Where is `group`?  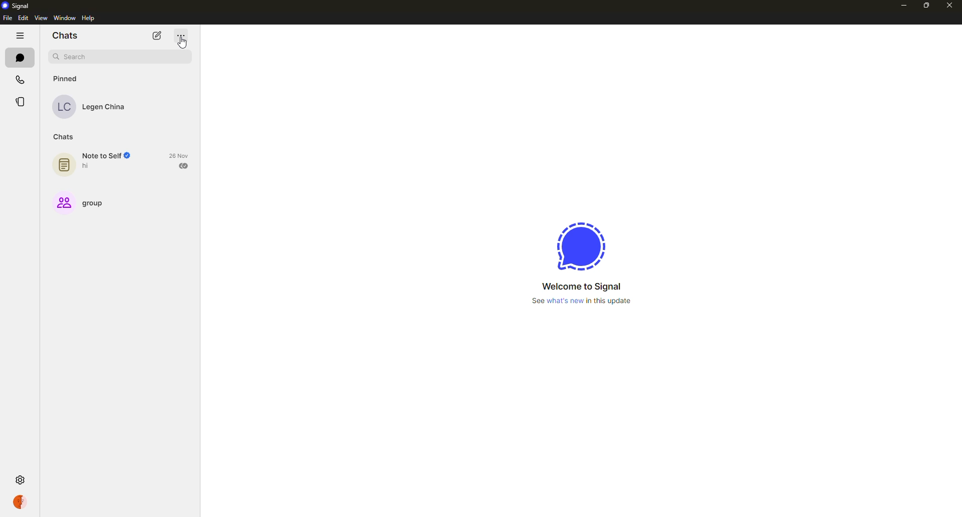
group is located at coordinates (85, 203).